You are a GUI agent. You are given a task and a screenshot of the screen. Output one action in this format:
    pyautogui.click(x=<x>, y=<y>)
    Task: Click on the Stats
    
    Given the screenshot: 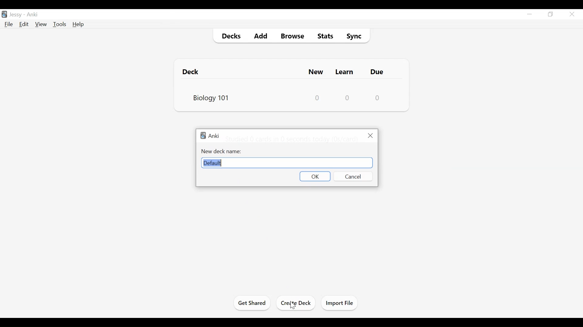 What is the action you would take?
    pyautogui.click(x=324, y=35)
    